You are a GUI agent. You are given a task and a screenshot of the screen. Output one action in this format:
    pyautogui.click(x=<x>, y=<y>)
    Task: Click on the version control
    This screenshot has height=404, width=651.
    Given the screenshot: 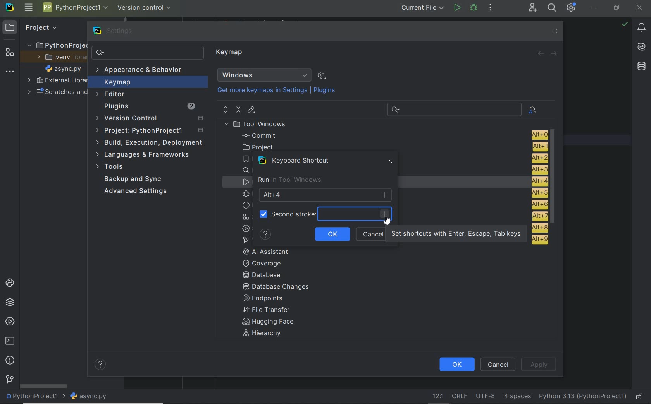 What is the action you would take?
    pyautogui.click(x=10, y=380)
    